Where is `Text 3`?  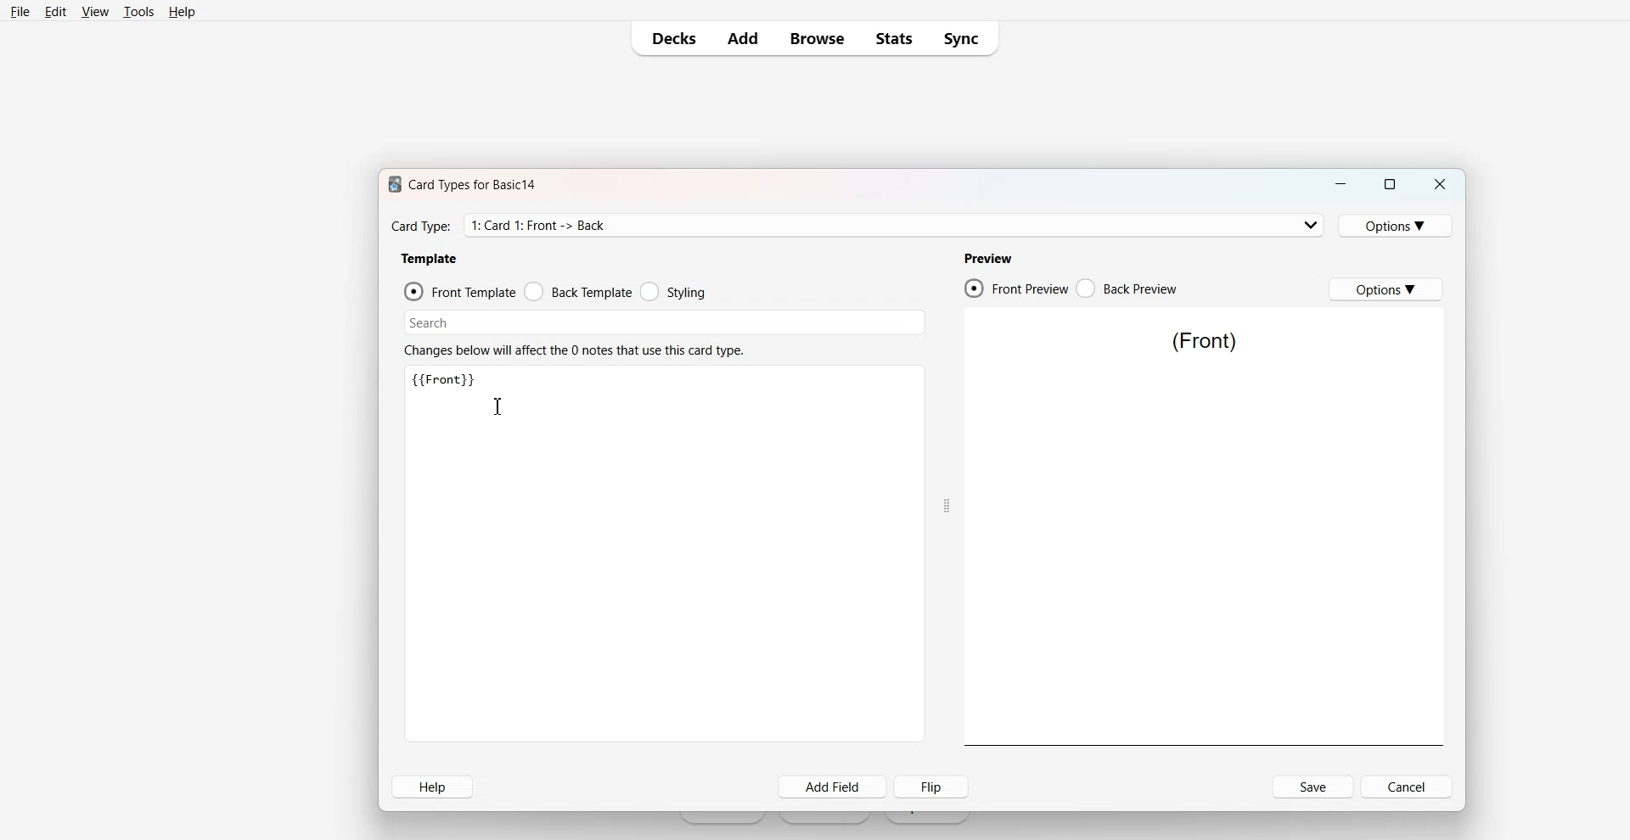 Text 3 is located at coordinates (445, 378).